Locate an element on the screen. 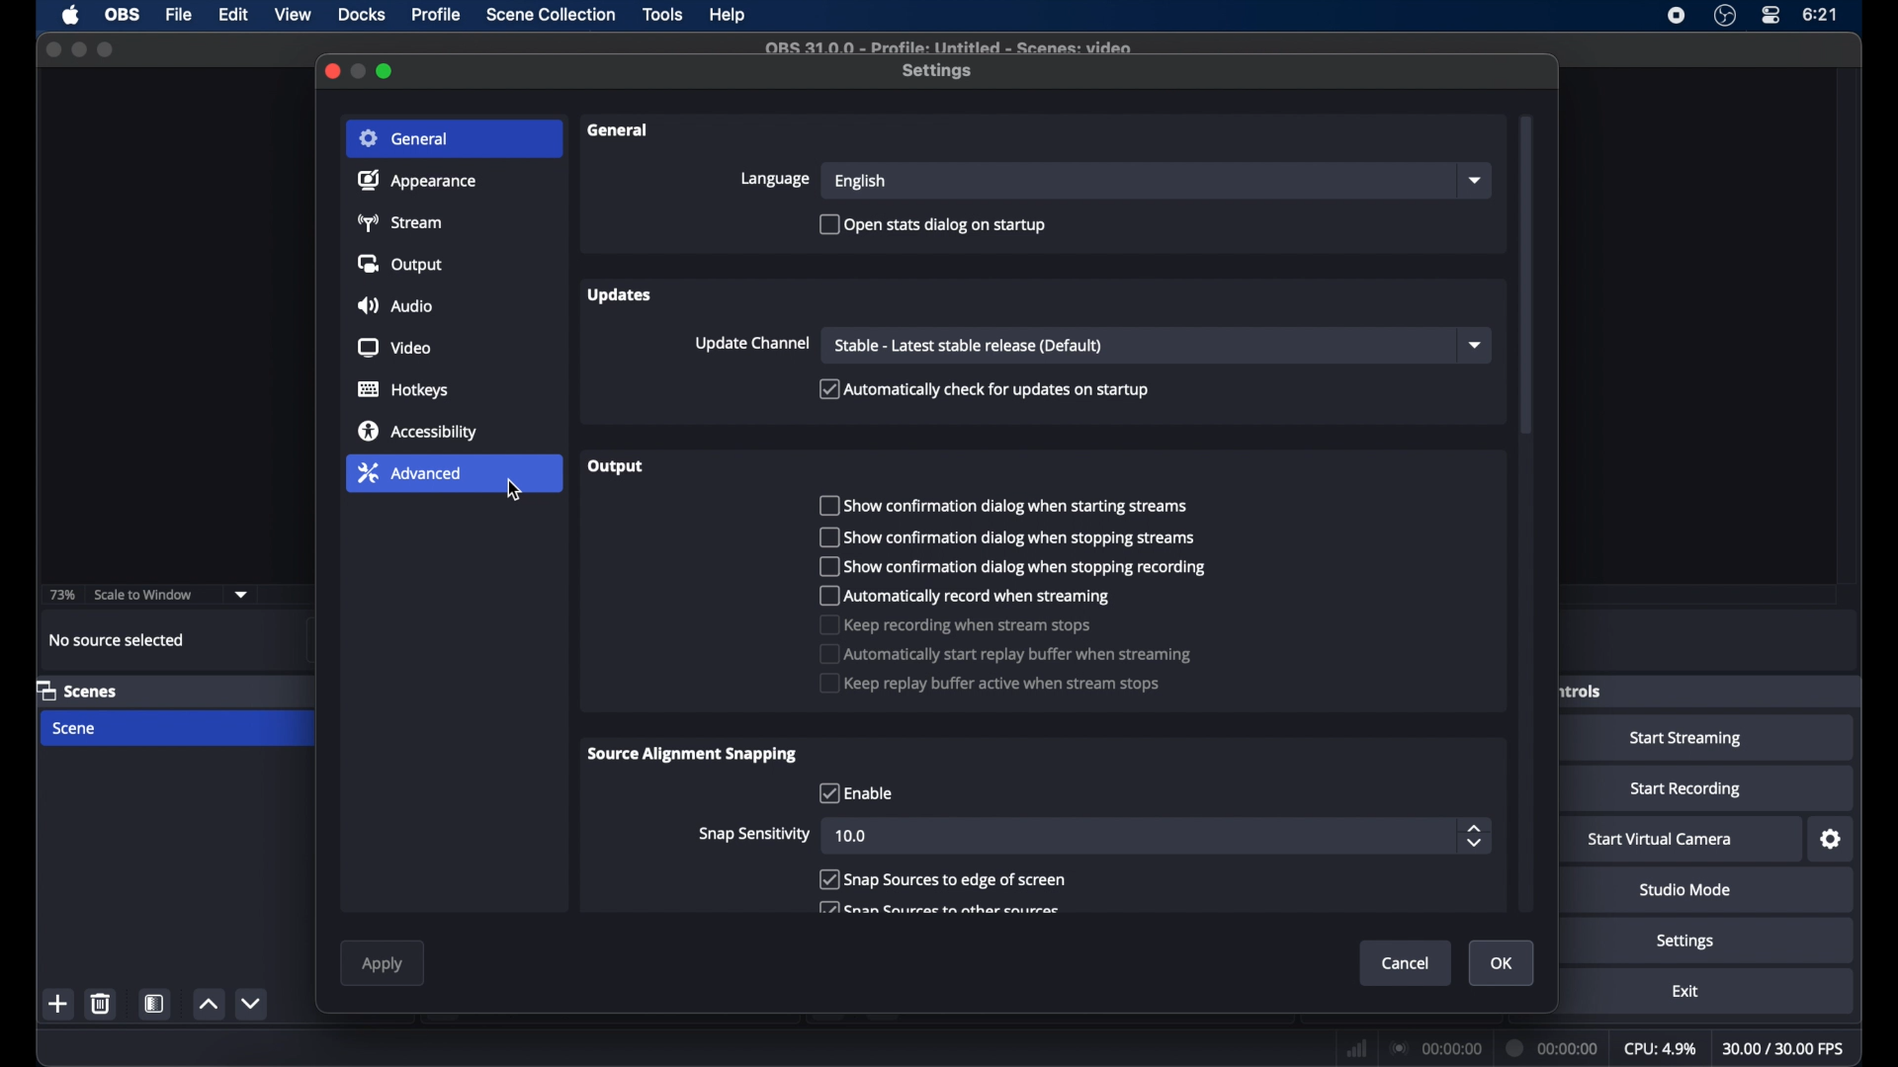 The height and width of the screenshot is (1067, 1898). Automatically start replay buffer when streaming is located at coordinates (1013, 654).